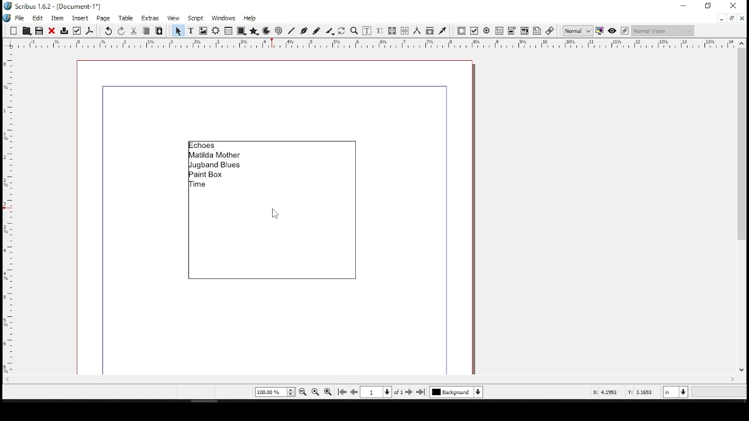  Describe the element at coordinates (267, 31) in the screenshot. I see `arc` at that location.